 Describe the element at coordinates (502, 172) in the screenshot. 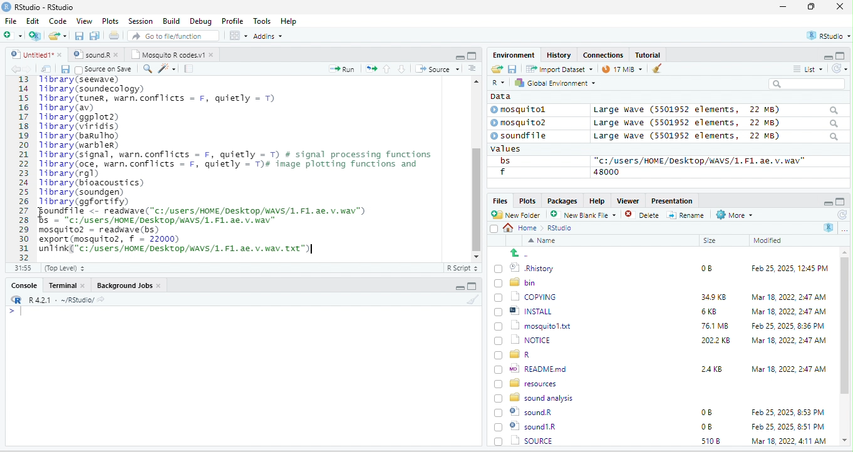

I see `f` at that location.